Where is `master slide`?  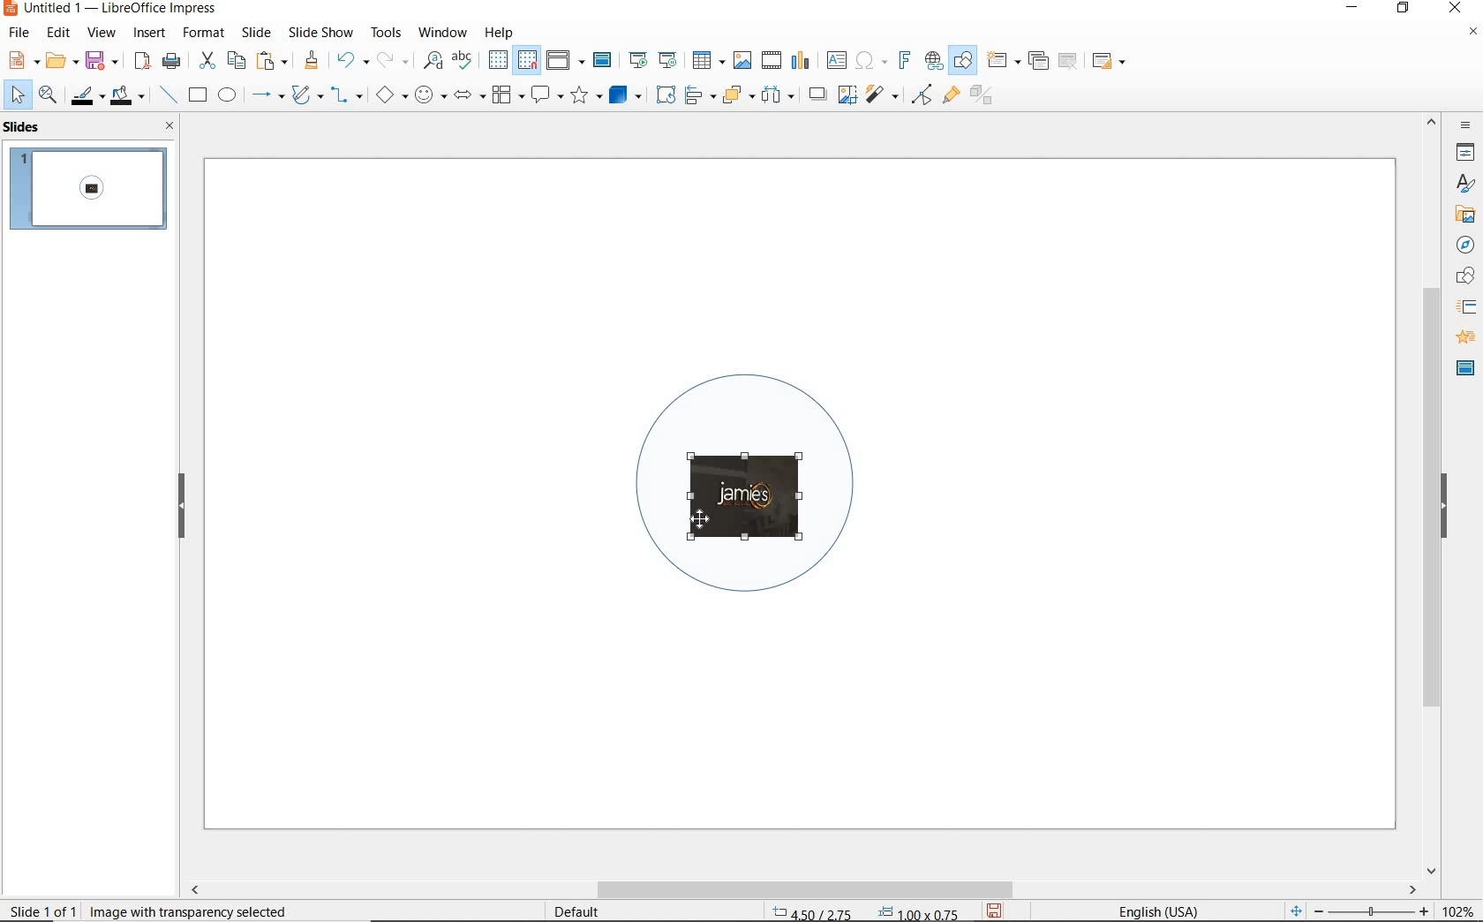 master slide is located at coordinates (1465, 367).